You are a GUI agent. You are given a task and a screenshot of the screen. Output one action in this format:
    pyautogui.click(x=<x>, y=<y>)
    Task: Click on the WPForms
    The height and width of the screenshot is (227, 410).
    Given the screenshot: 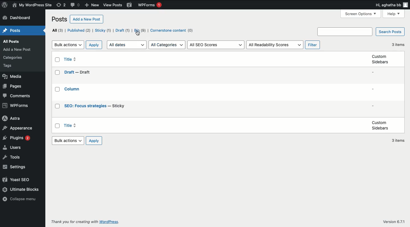 What is the action you would take?
    pyautogui.click(x=150, y=5)
    